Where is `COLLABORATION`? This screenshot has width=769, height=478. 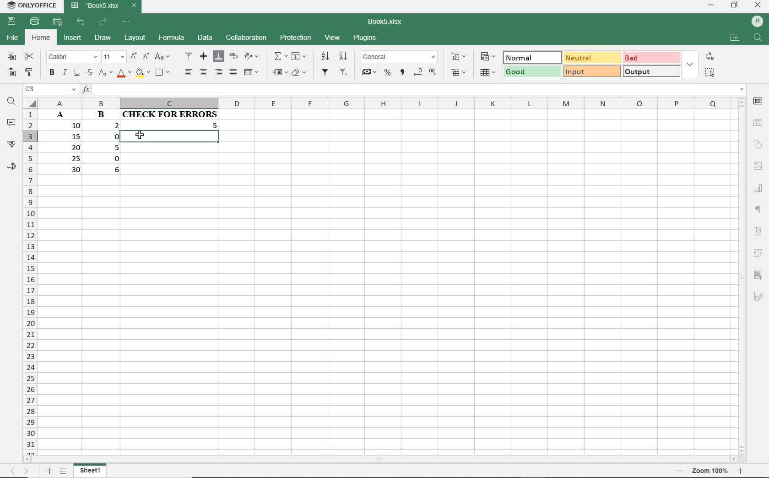
COLLABORATION is located at coordinates (245, 38).